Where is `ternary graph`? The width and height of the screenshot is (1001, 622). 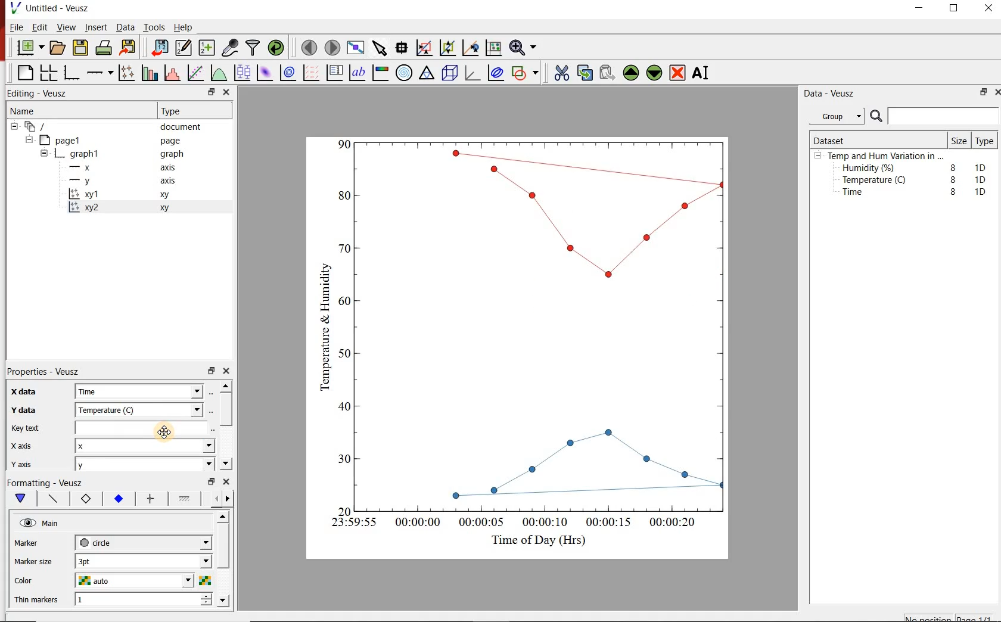 ternary graph is located at coordinates (428, 74).